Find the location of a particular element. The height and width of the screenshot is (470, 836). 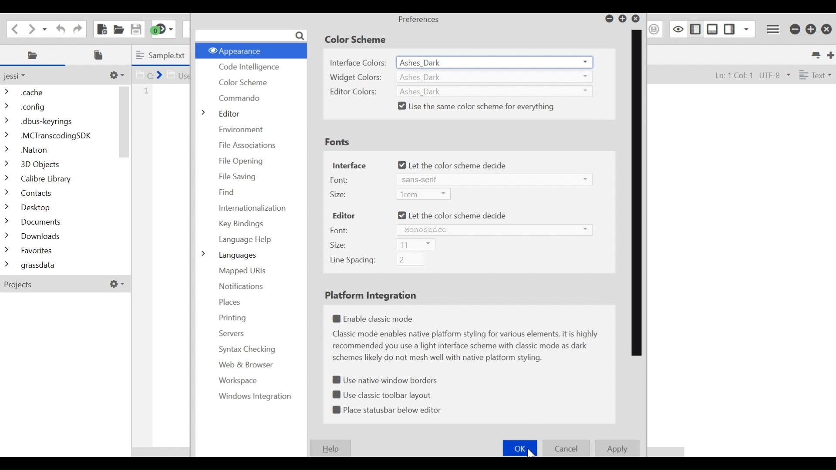

Show/Hide Right pane is located at coordinates (694, 28).